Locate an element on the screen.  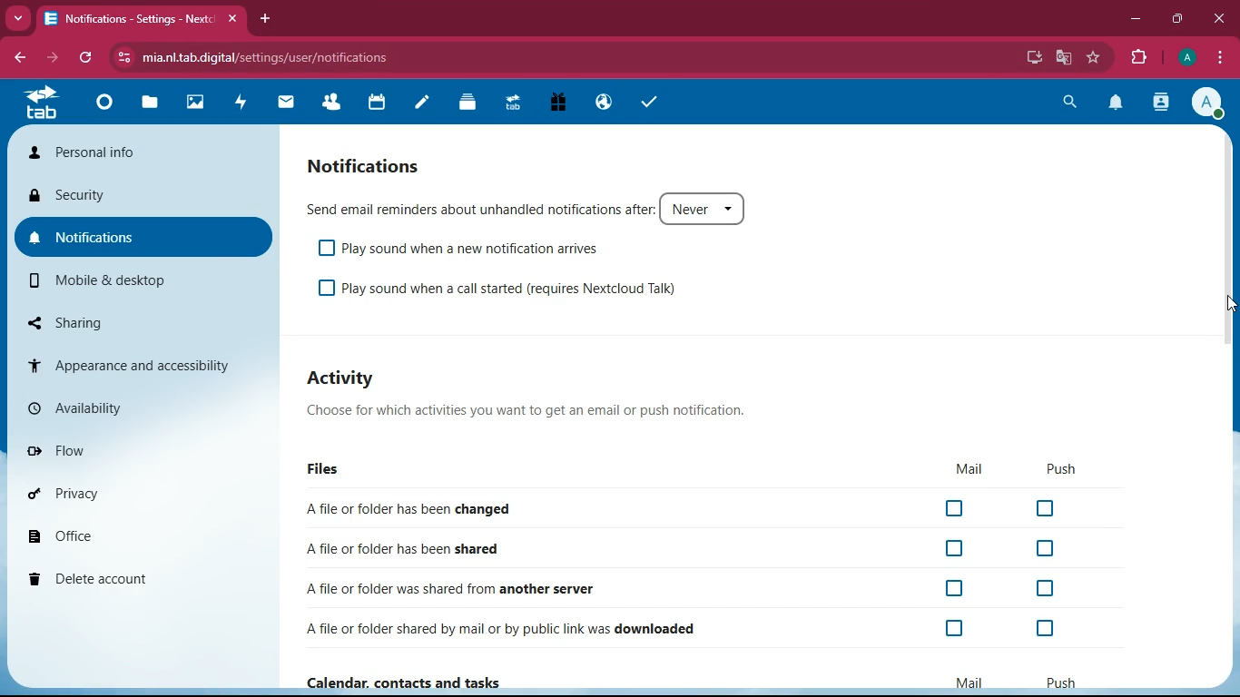
mia.nl.tab.digital/settings/user/notifications is located at coordinates (278, 58).